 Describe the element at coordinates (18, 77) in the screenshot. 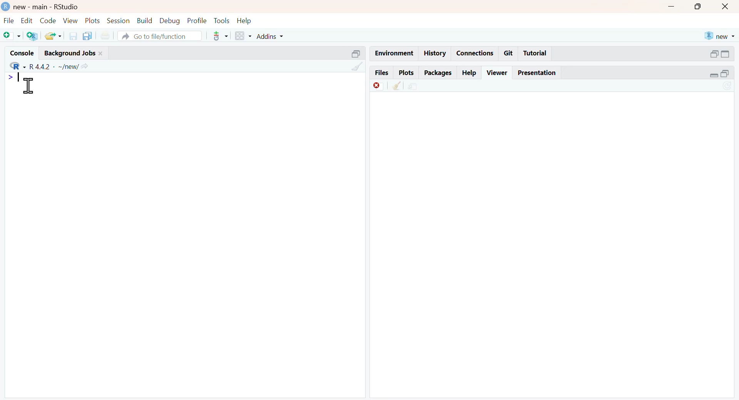

I see `Typing indicator` at that location.